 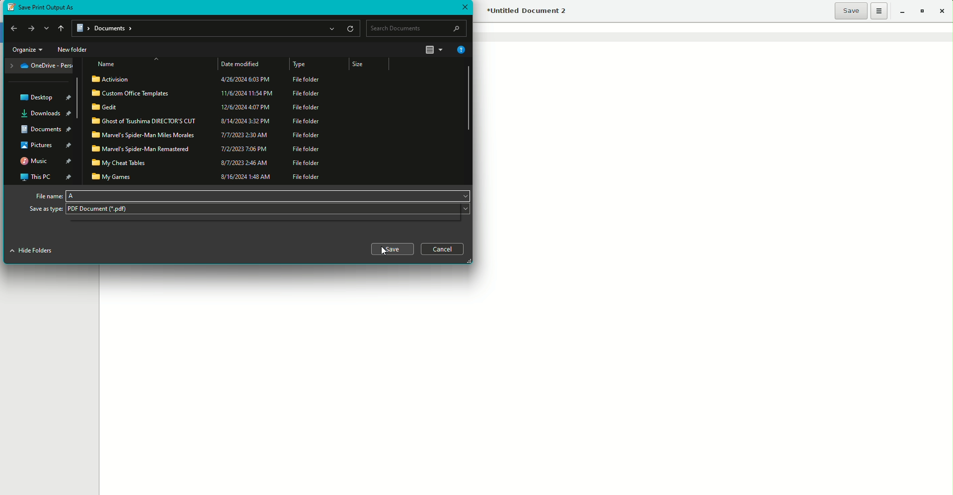 What do you see at coordinates (46, 29) in the screenshot?
I see `Move down` at bounding box center [46, 29].